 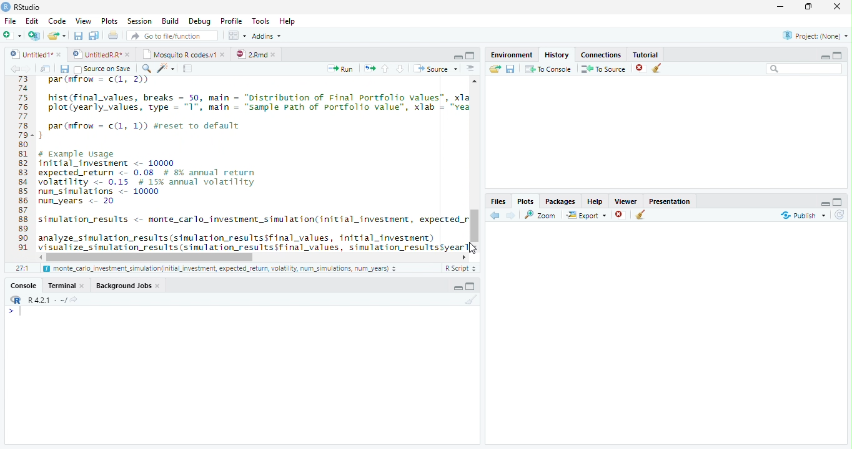 I want to click on Scroll Up, so click(x=475, y=82).